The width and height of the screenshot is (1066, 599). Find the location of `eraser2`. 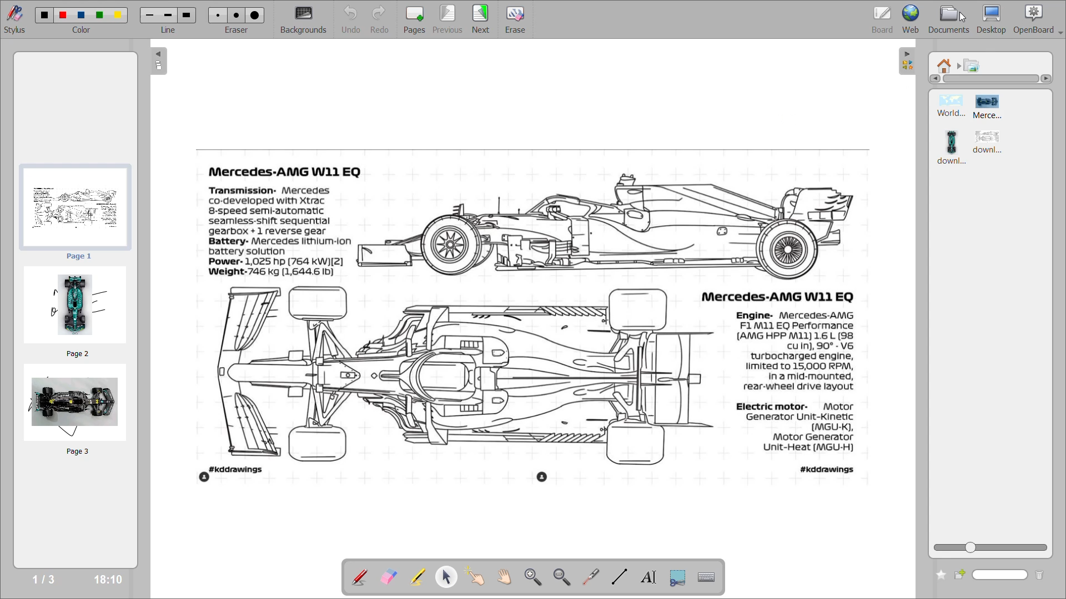

eraser2 is located at coordinates (236, 15).